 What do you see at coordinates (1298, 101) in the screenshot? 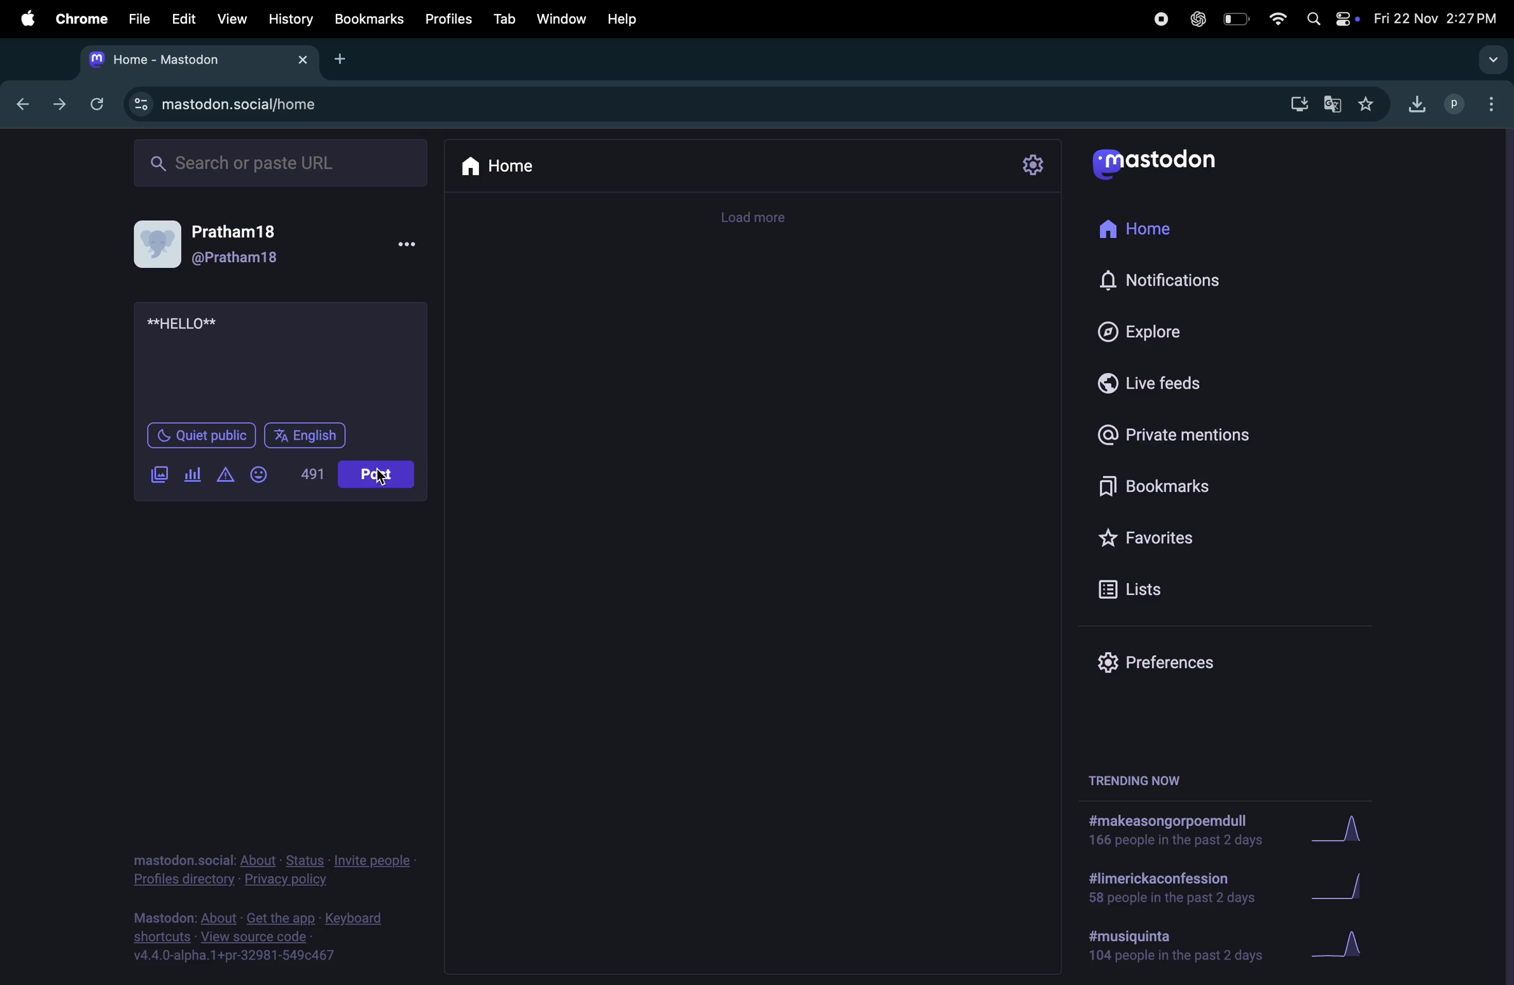
I see `downloads` at bounding box center [1298, 101].